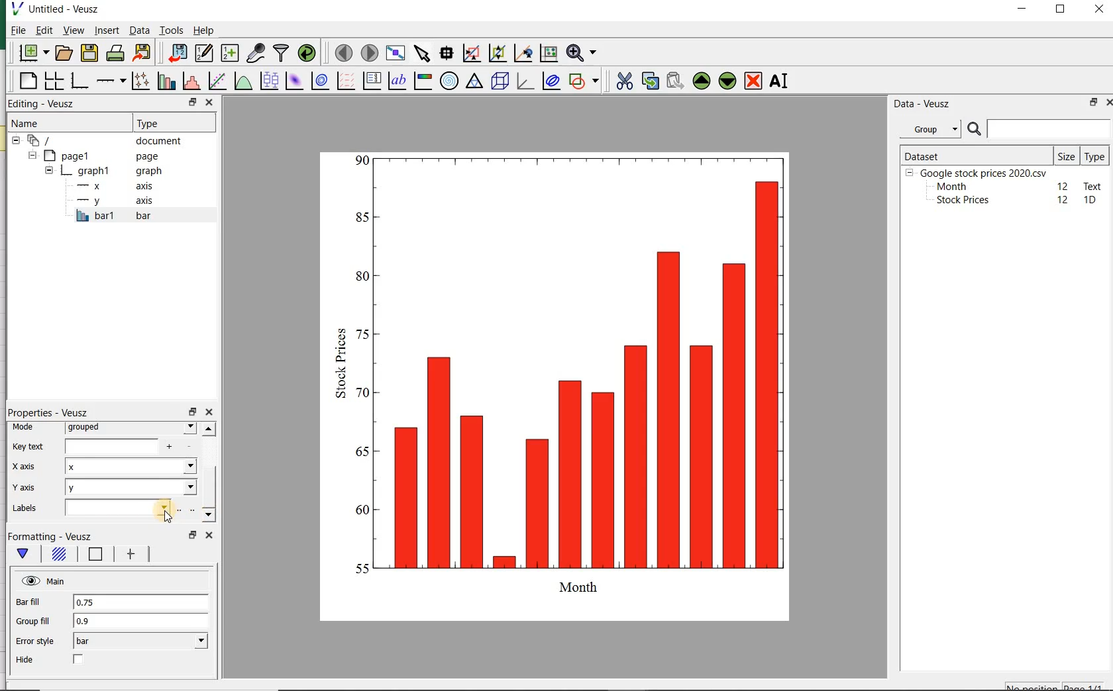  I want to click on capture remote data, so click(256, 54).